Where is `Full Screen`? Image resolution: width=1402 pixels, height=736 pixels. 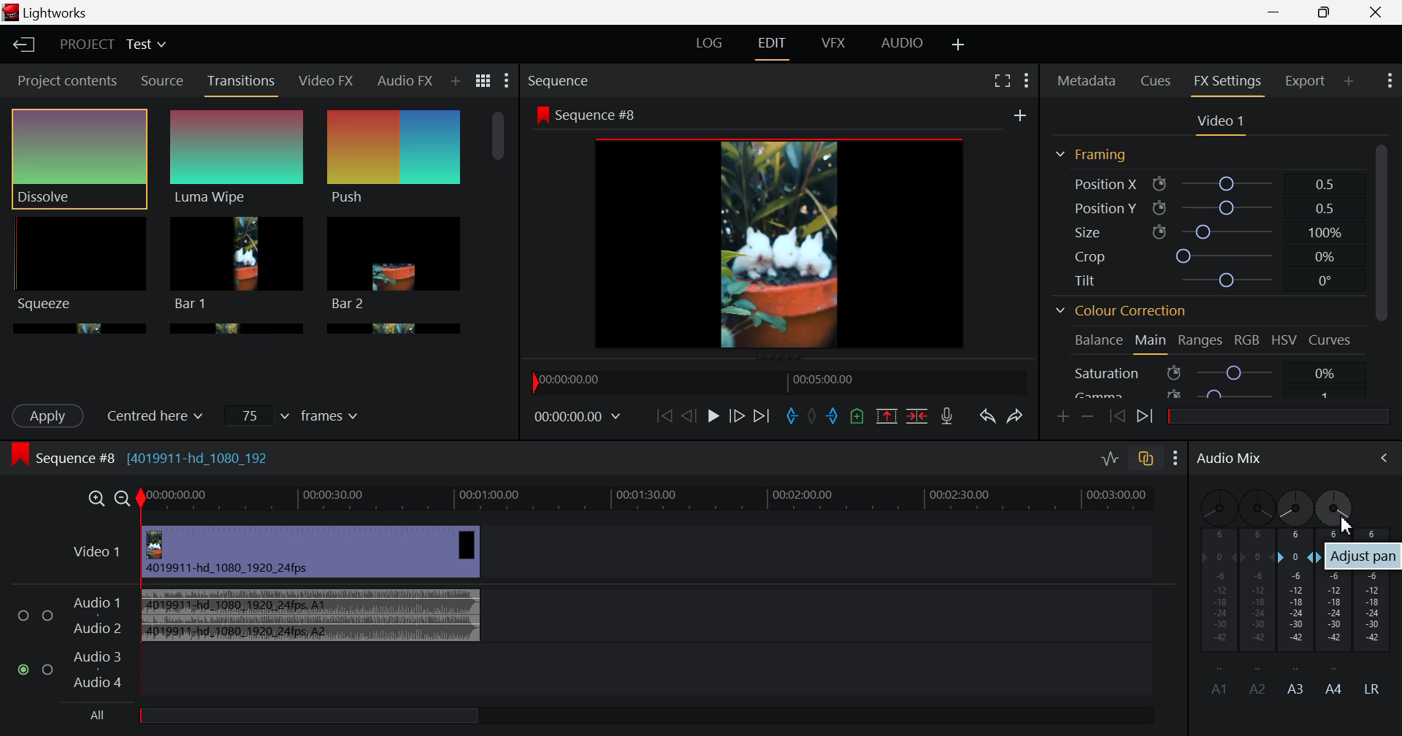 Full Screen is located at coordinates (1002, 80).